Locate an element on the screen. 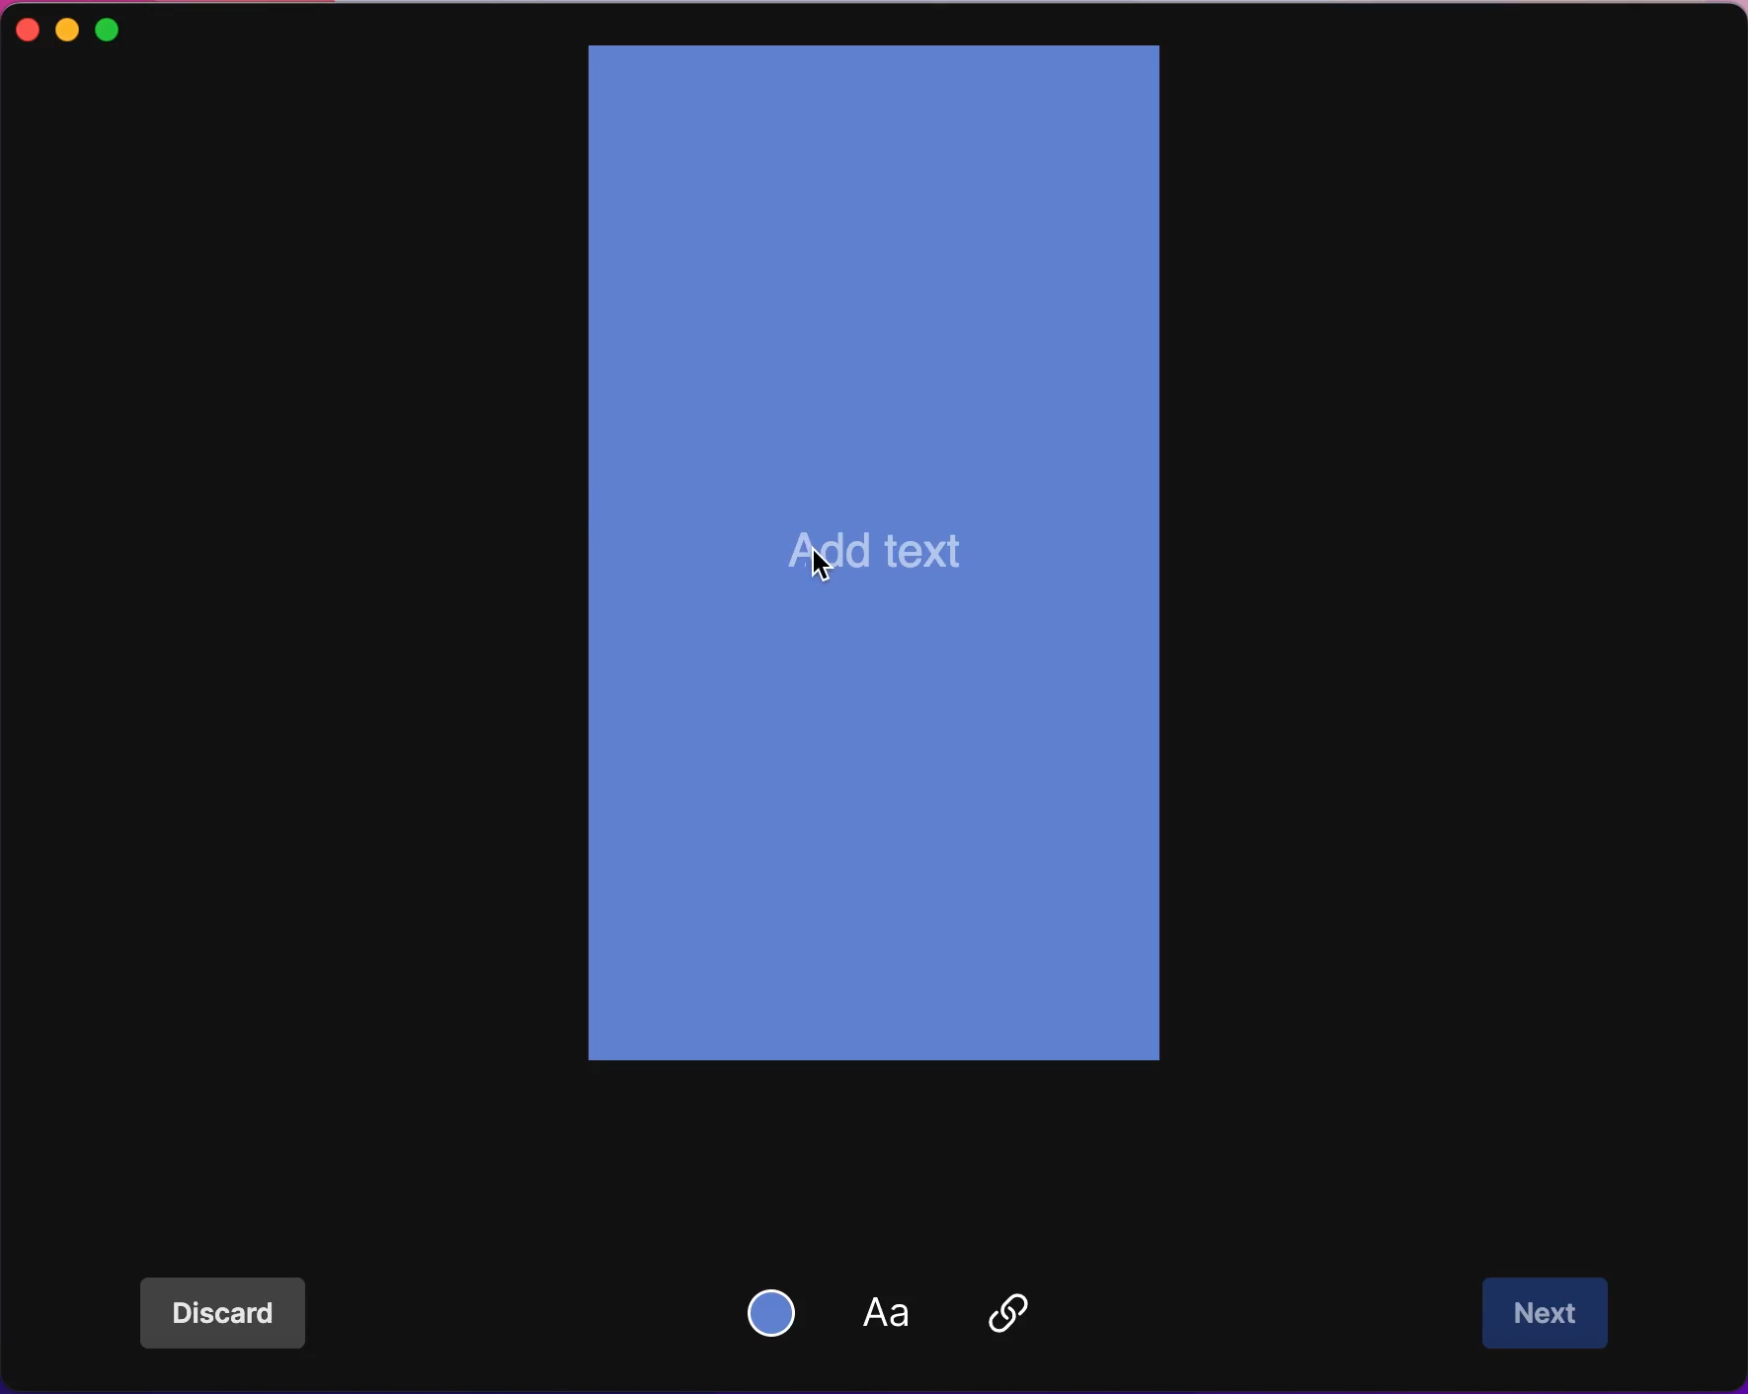 The width and height of the screenshot is (1748, 1394). maximize is located at coordinates (130, 27).